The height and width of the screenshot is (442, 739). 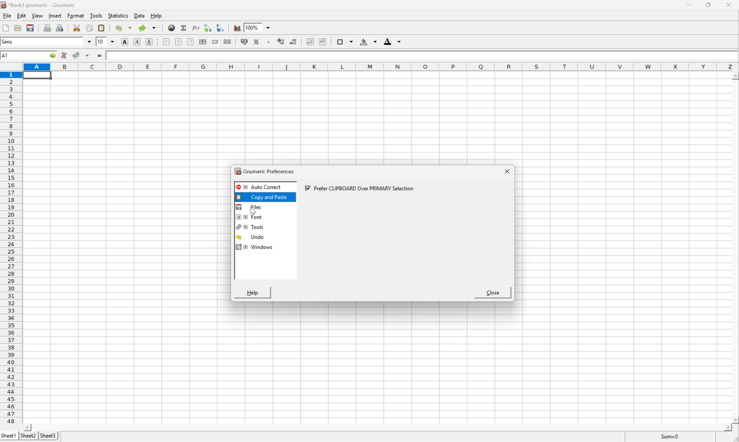 I want to click on increase number of decimals displayed, so click(x=281, y=41).